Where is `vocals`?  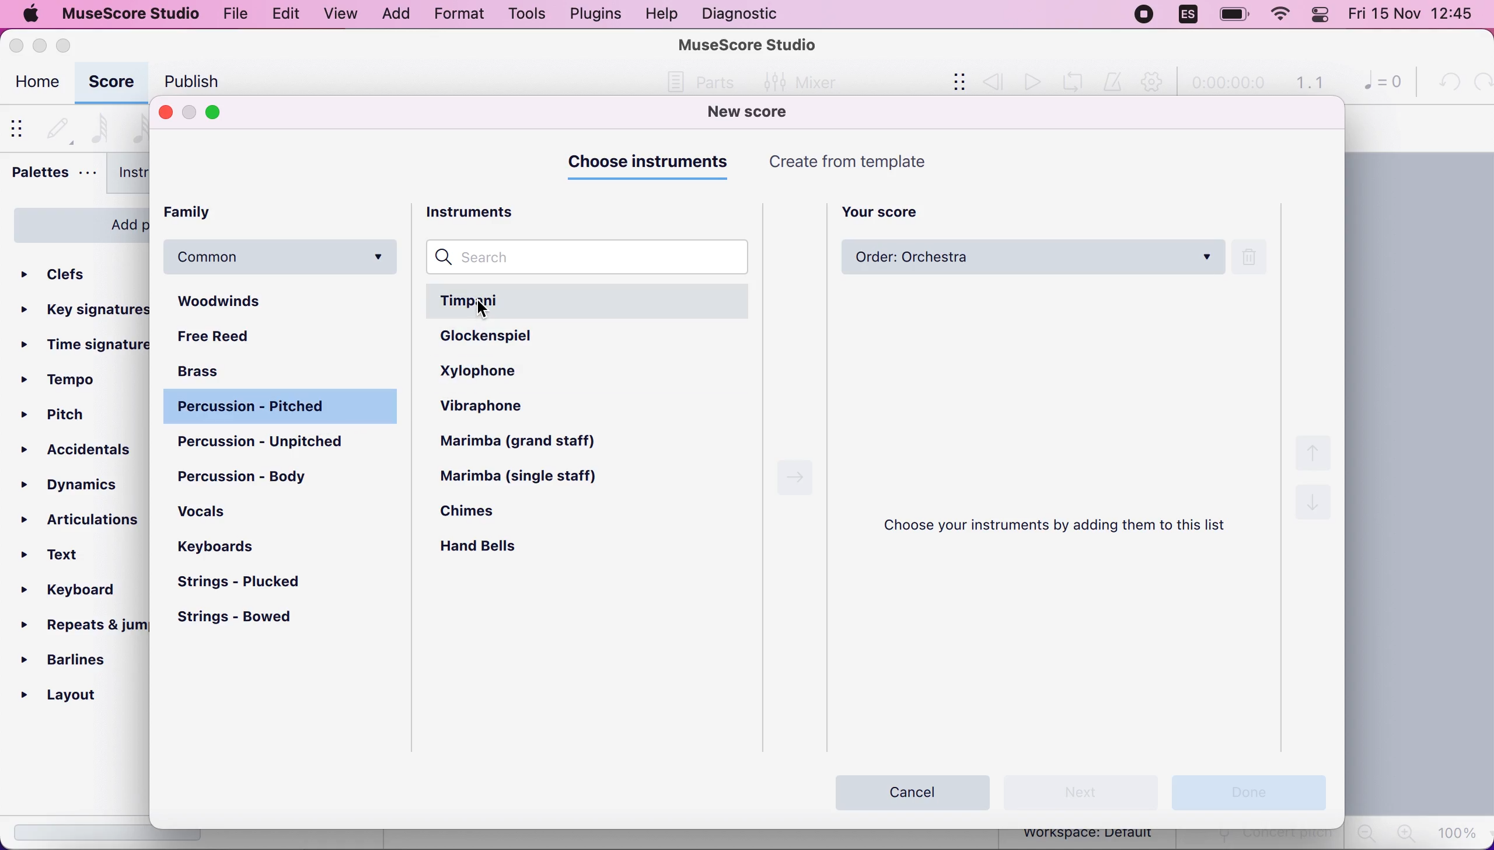 vocals is located at coordinates (219, 516).